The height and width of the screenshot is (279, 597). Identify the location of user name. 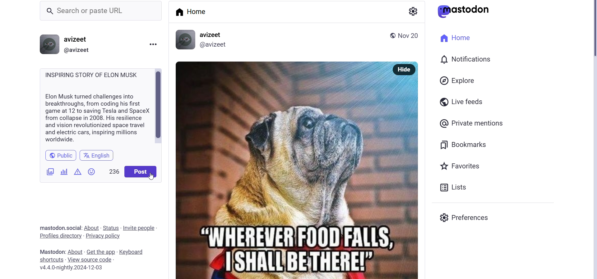
(79, 39).